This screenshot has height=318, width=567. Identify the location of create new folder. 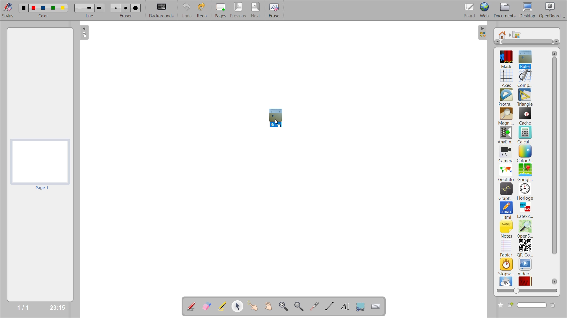
(499, 305).